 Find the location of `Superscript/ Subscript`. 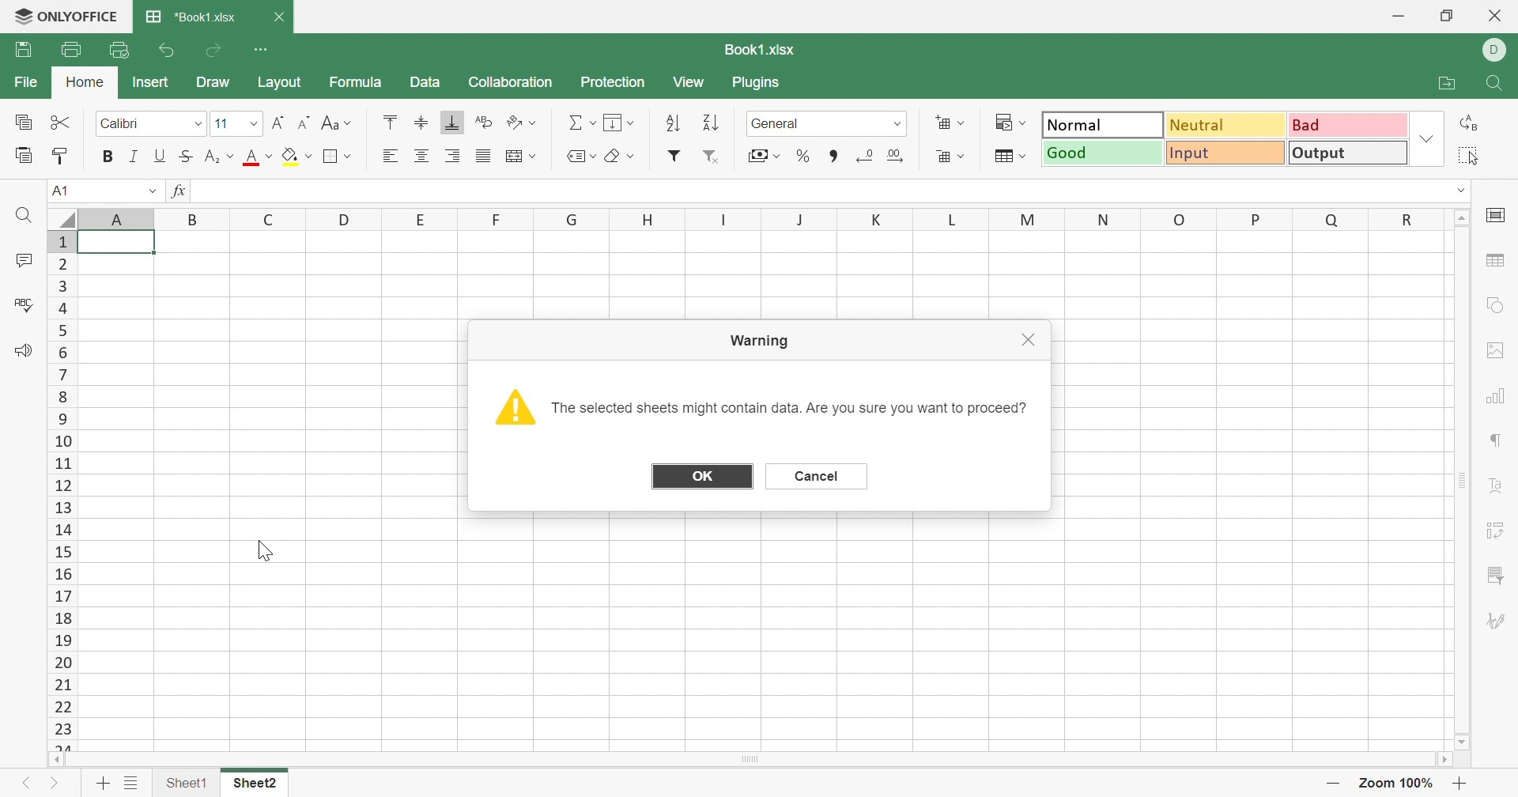

Superscript/ Subscript is located at coordinates (212, 157).